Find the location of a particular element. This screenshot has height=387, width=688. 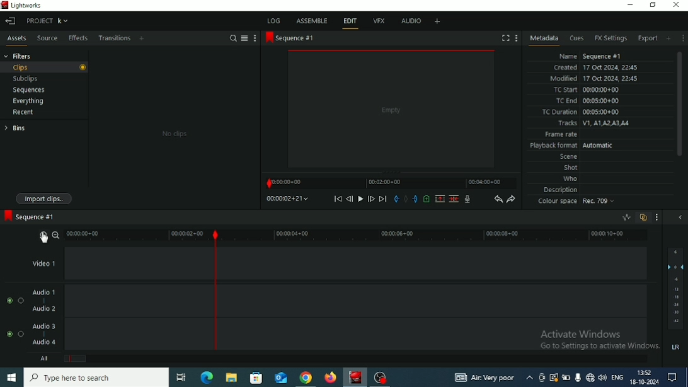

Exit the current project and return to the project browser is located at coordinates (11, 21).